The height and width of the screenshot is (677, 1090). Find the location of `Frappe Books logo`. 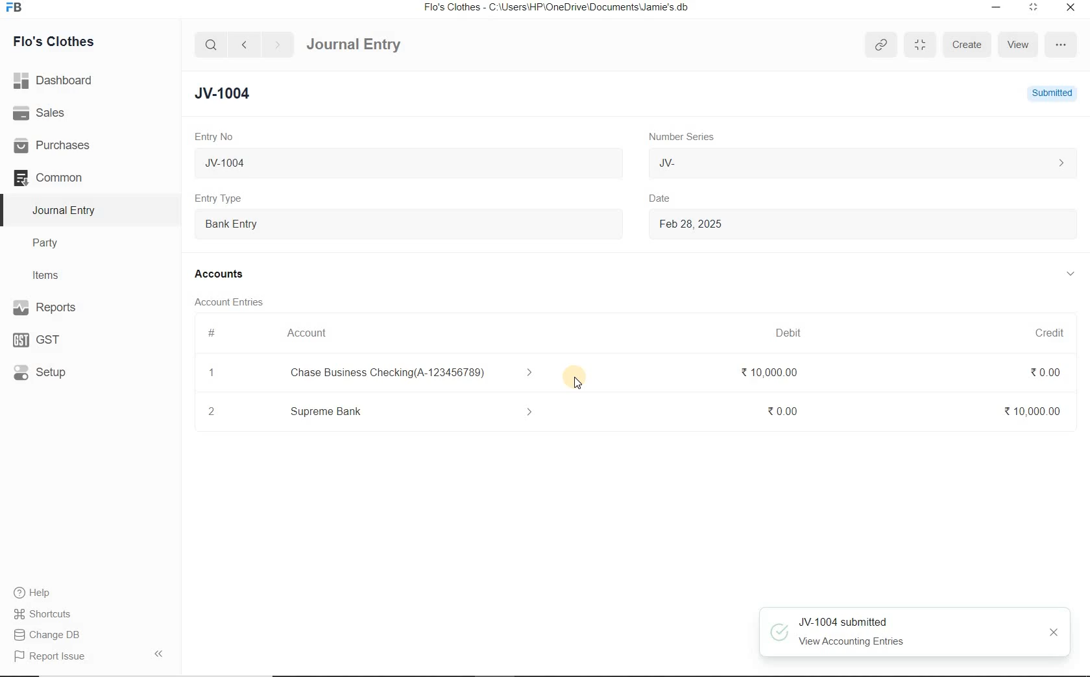

Frappe Books logo is located at coordinates (17, 9).